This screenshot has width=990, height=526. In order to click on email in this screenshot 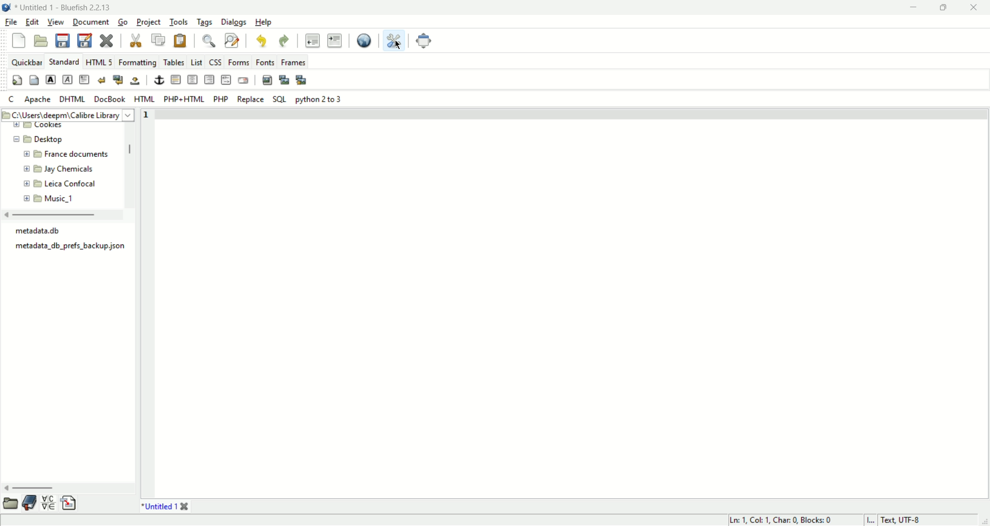, I will do `click(244, 79)`.